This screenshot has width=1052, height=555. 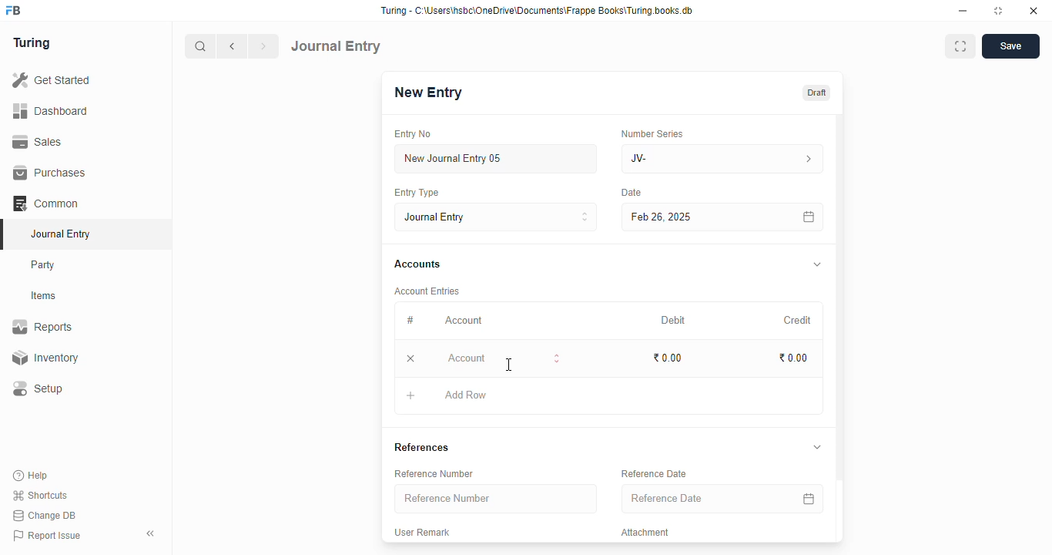 I want to click on new journal entry 05, so click(x=497, y=160).